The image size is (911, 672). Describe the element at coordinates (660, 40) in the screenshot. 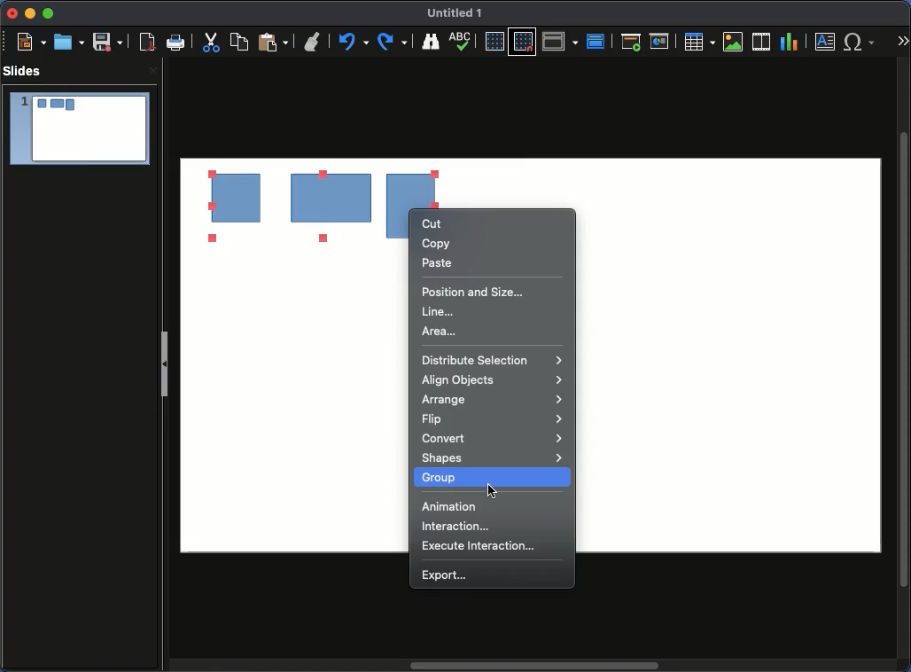

I see `Start from current slide` at that location.